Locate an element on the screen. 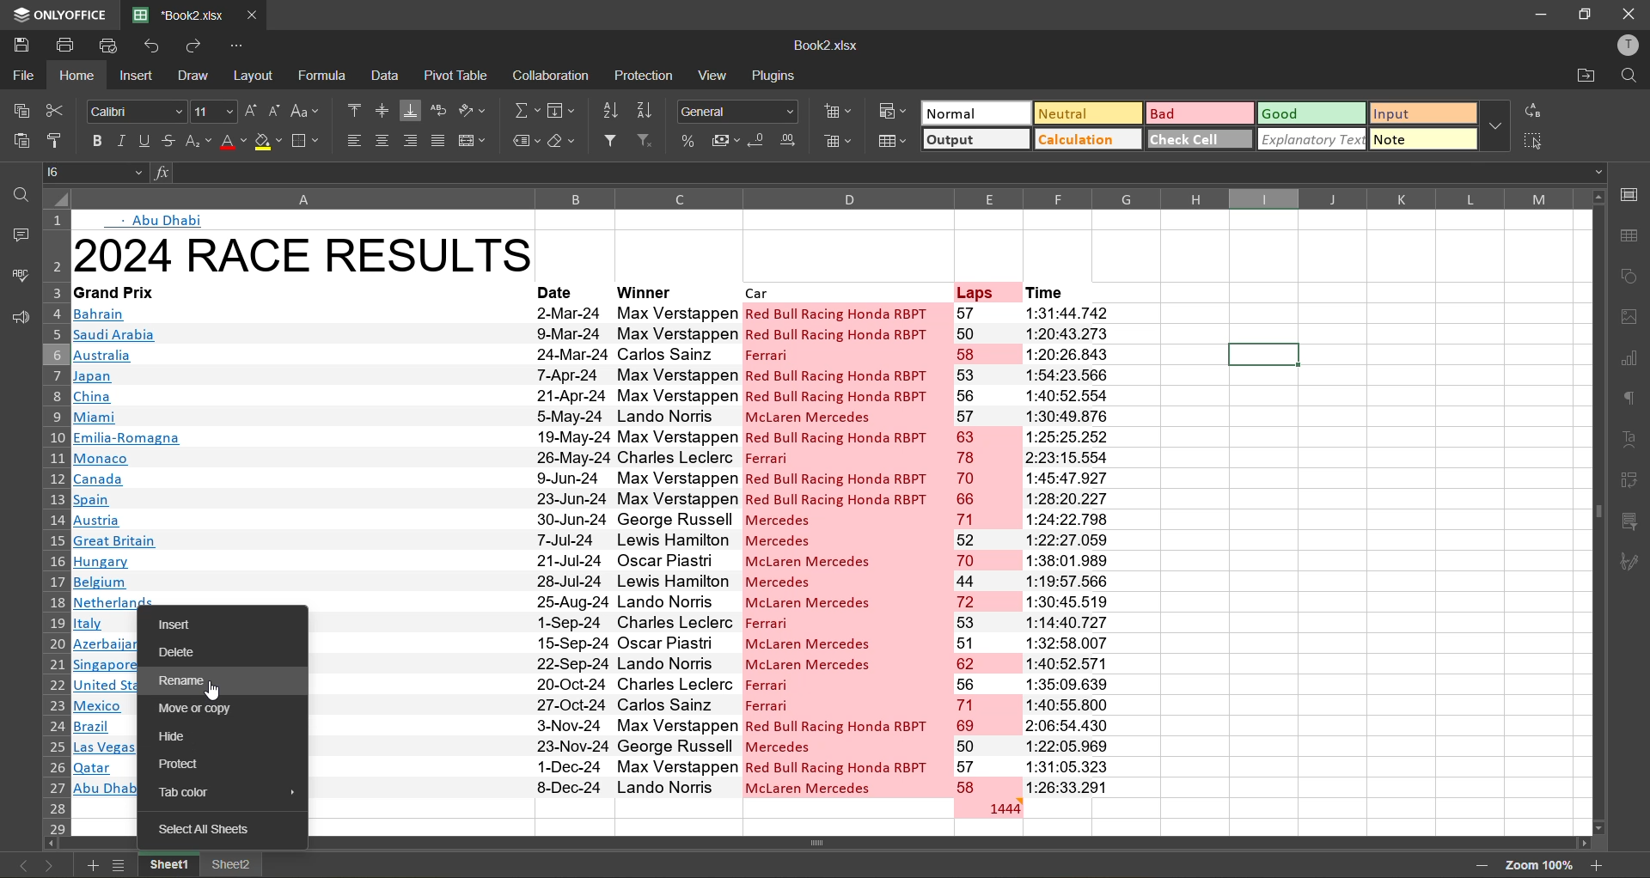 The image size is (1650, 878). open location is located at coordinates (1578, 78).